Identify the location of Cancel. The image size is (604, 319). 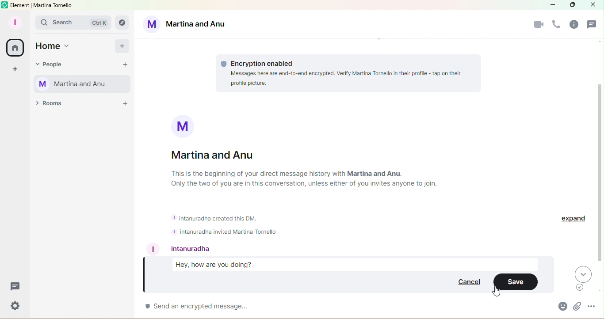
(467, 283).